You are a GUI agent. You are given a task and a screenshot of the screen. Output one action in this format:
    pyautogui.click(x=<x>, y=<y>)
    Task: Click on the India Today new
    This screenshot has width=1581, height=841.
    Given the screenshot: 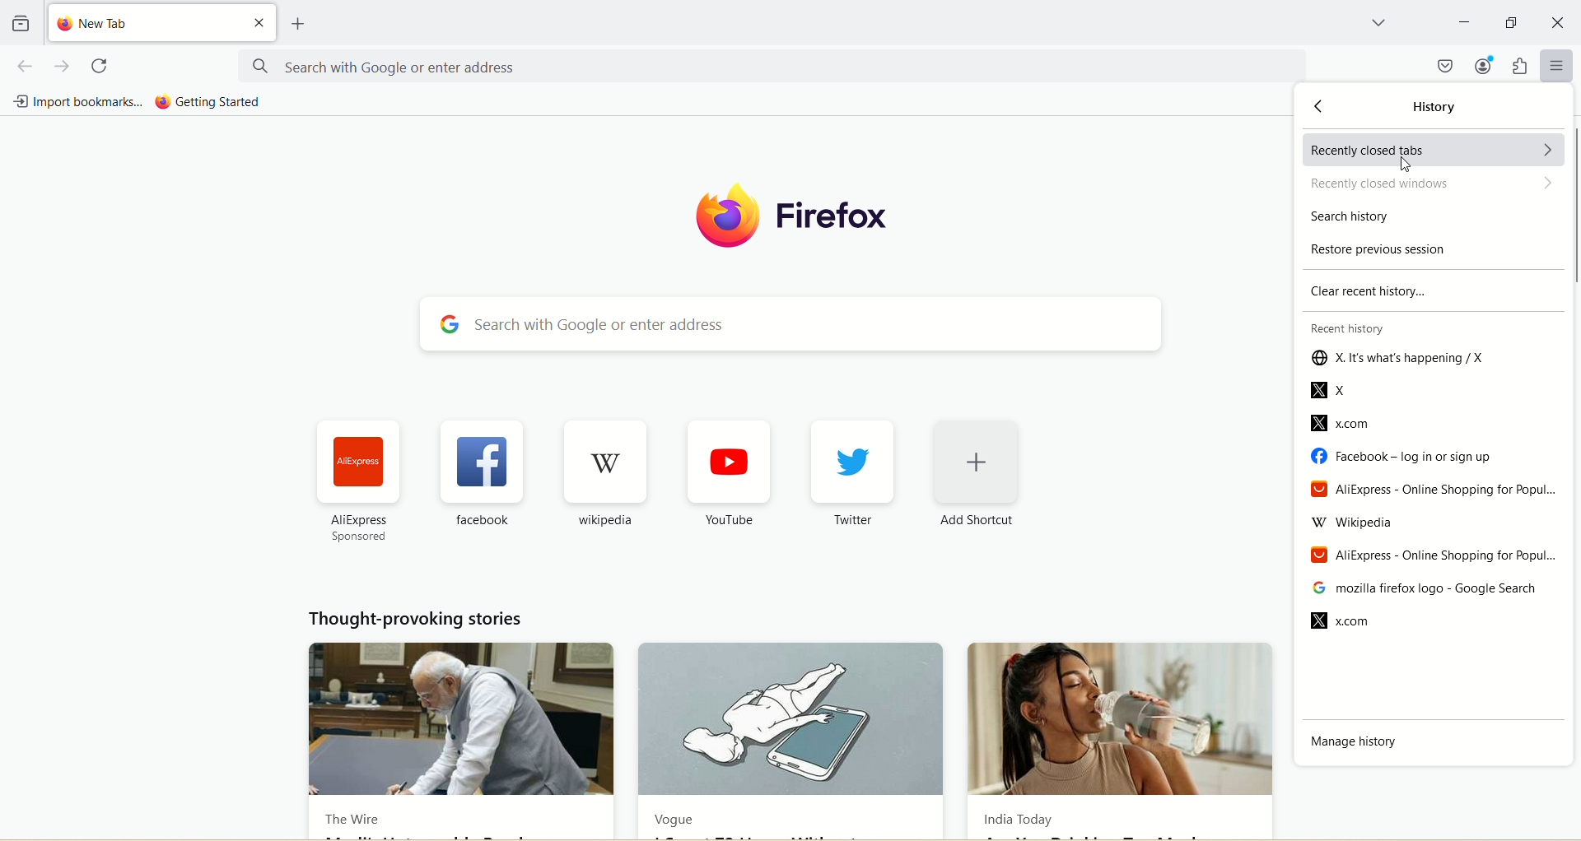 What is the action you would take?
    pyautogui.click(x=1125, y=718)
    